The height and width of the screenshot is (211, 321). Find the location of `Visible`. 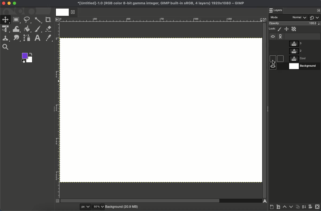

Visible is located at coordinates (272, 37).